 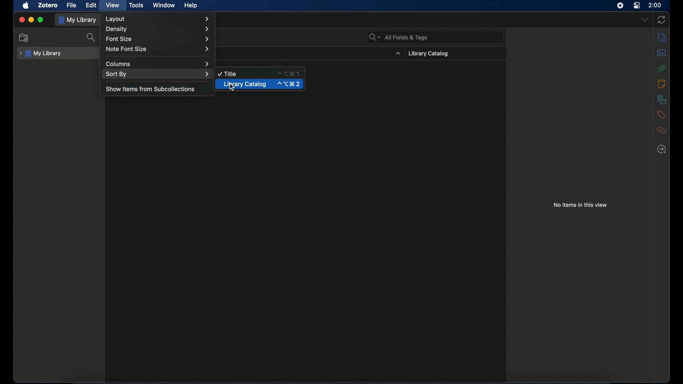 What do you see at coordinates (113, 5) in the screenshot?
I see `view` at bounding box center [113, 5].